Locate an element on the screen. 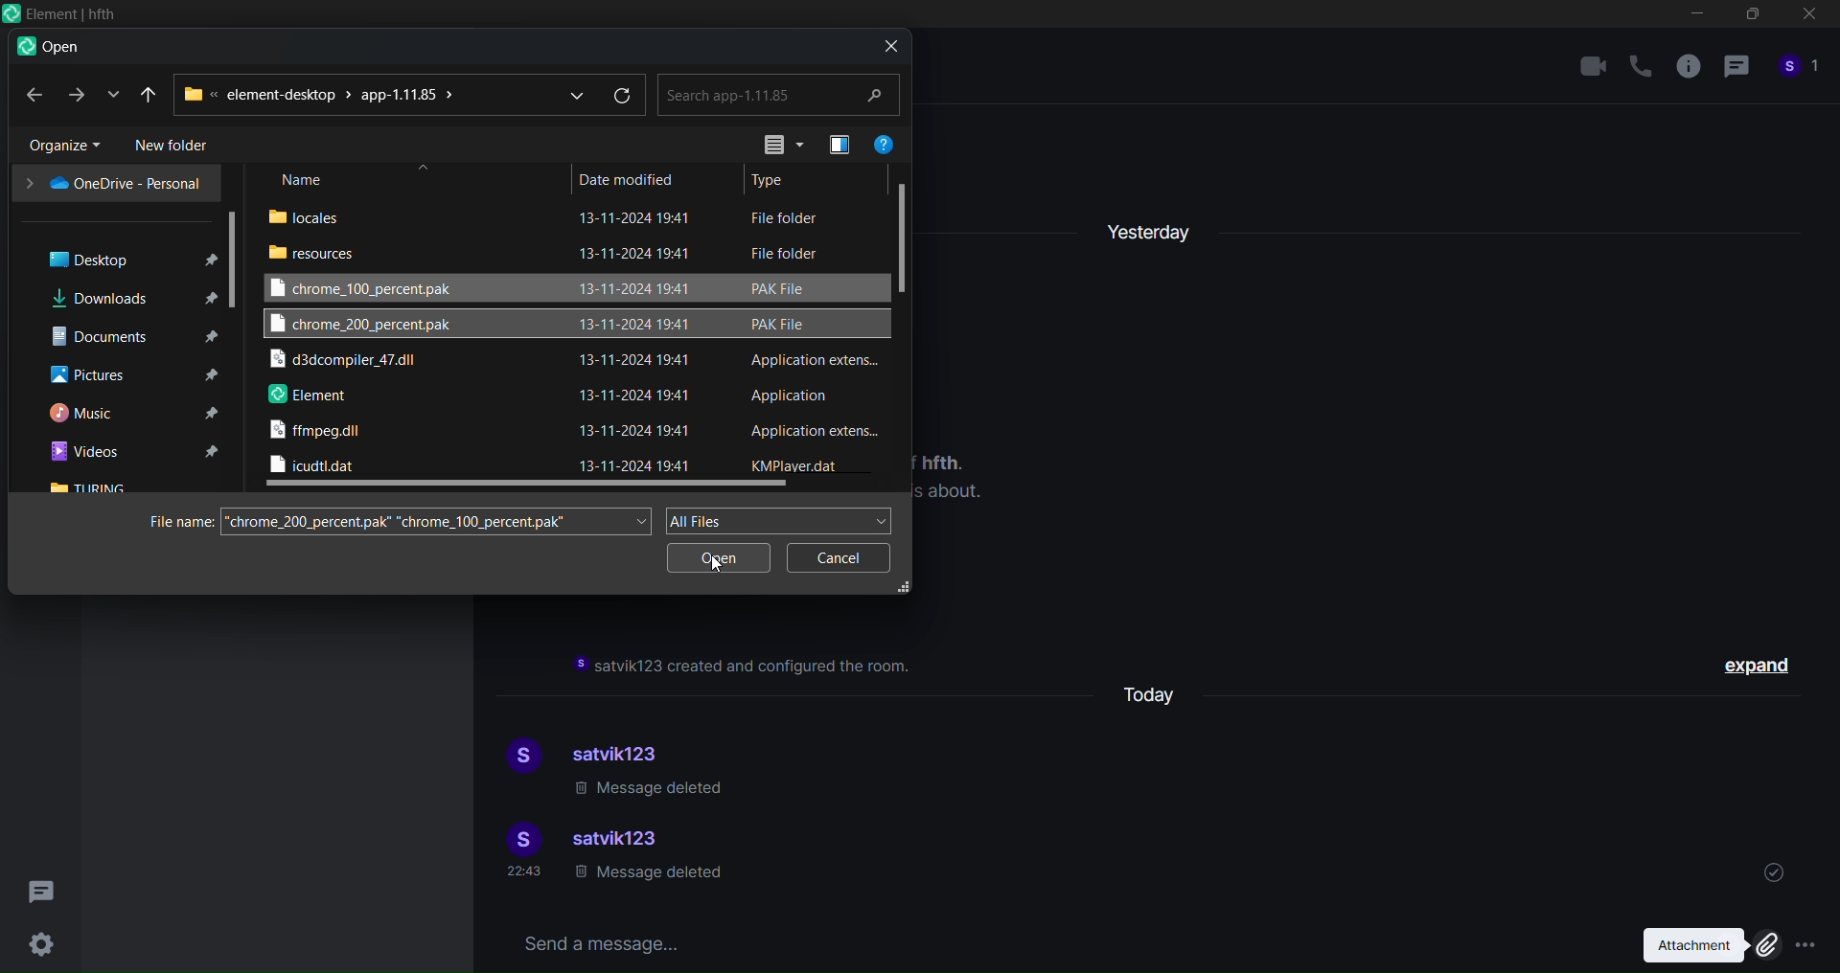  file type is located at coordinates (813, 340).